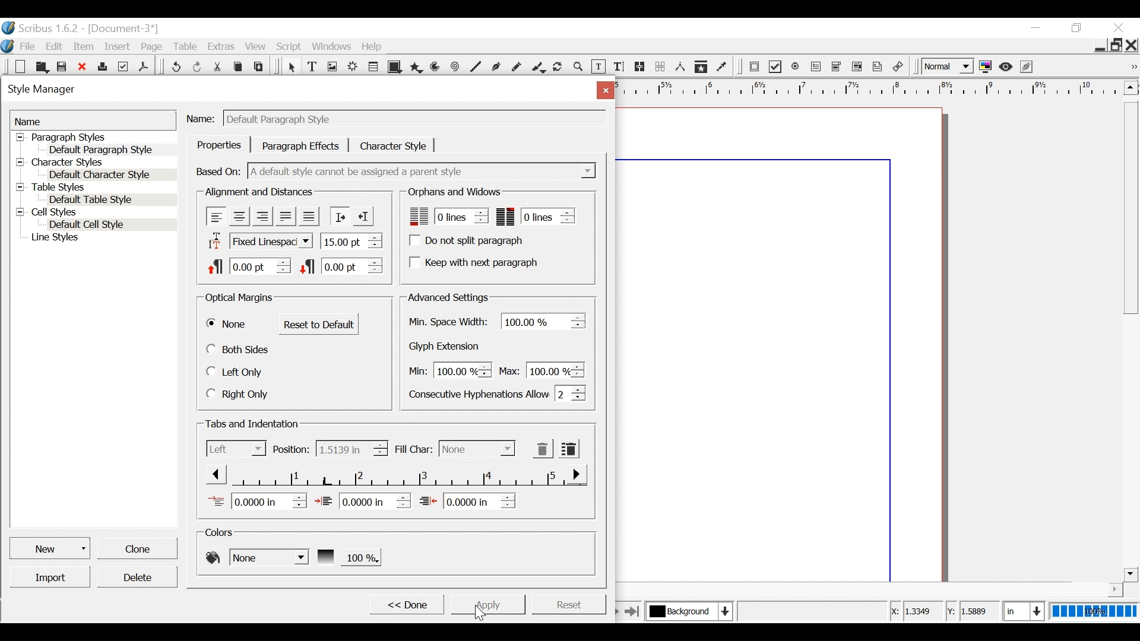  Describe the element at coordinates (416, 67) in the screenshot. I see `Polygon ` at that location.